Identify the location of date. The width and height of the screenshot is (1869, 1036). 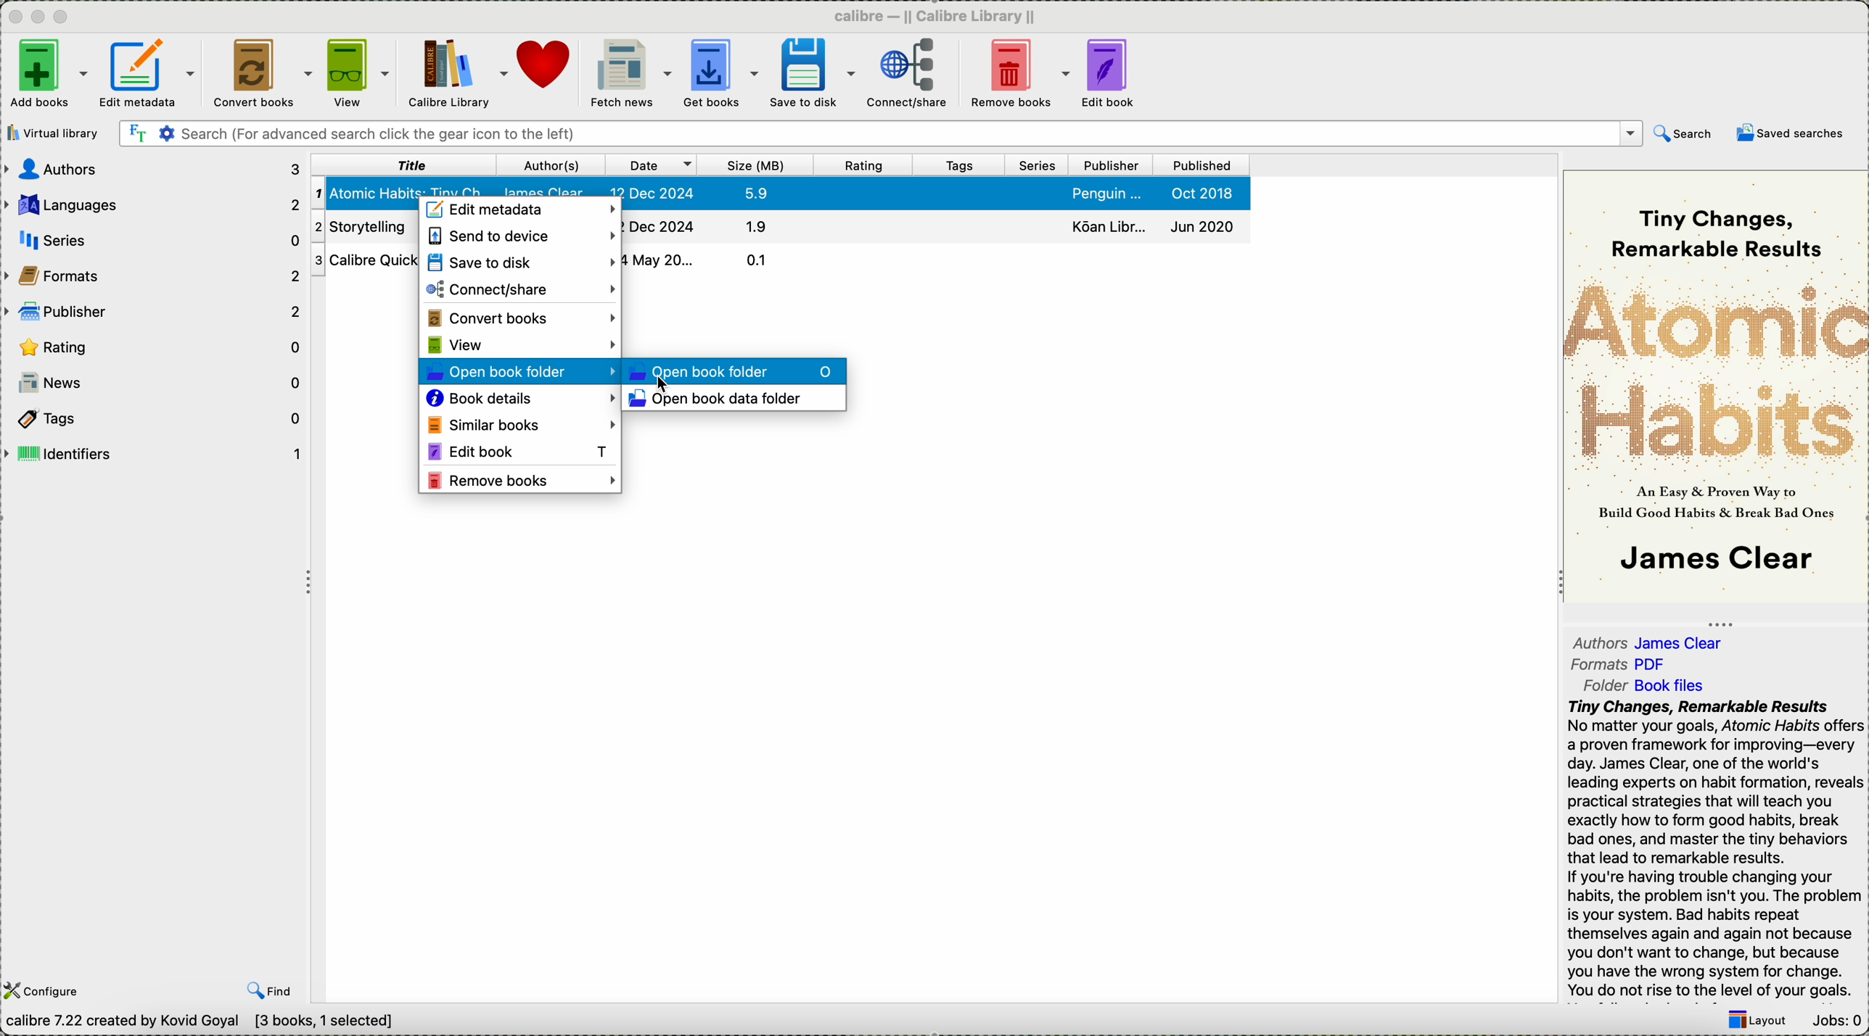
(652, 165).